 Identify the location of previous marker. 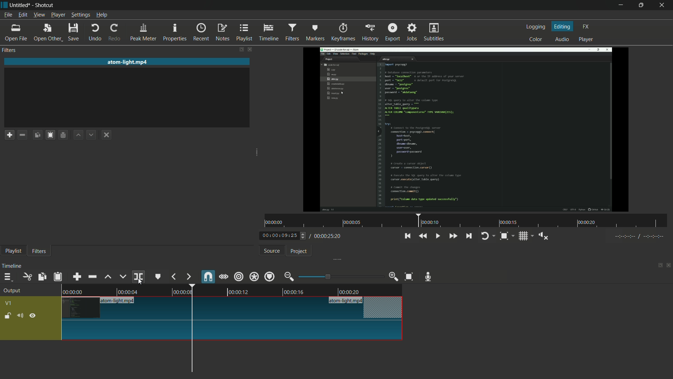
(174, 277).